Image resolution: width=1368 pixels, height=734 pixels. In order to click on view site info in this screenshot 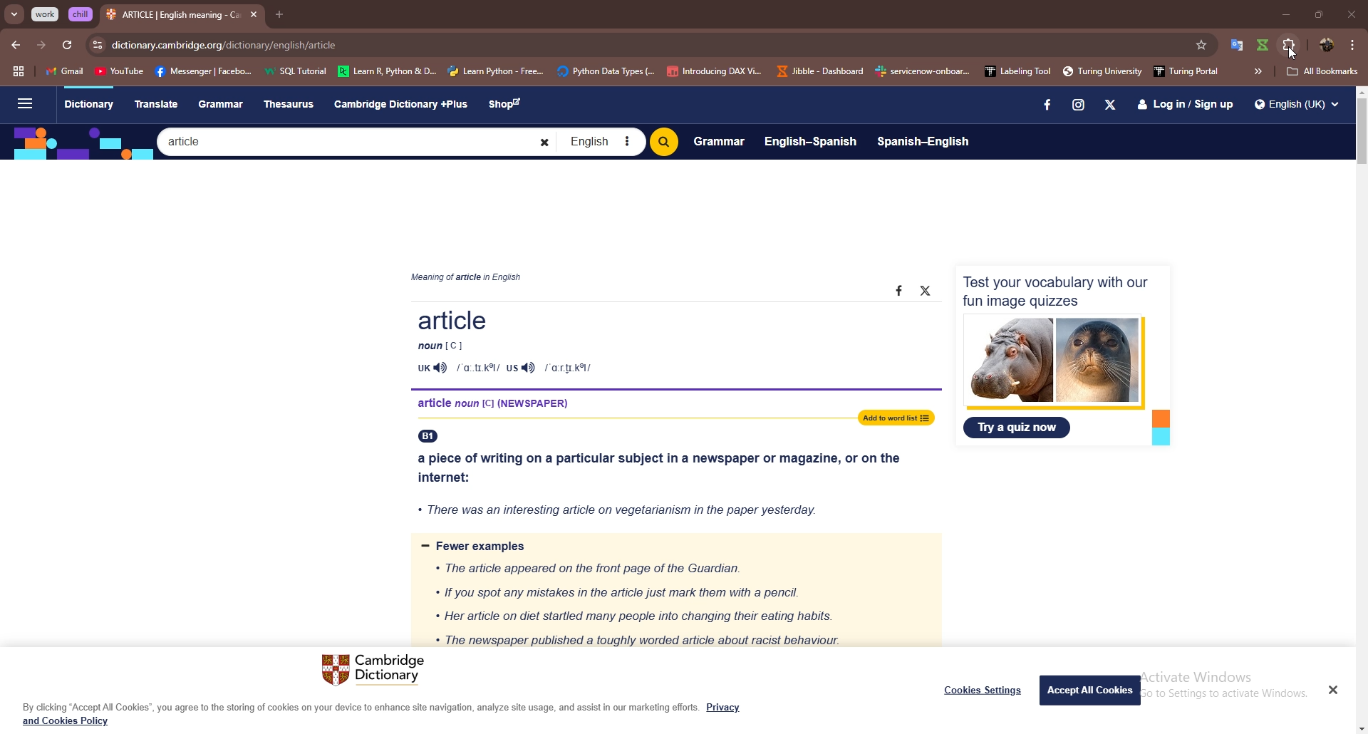, I will do `click(98, 46)`.